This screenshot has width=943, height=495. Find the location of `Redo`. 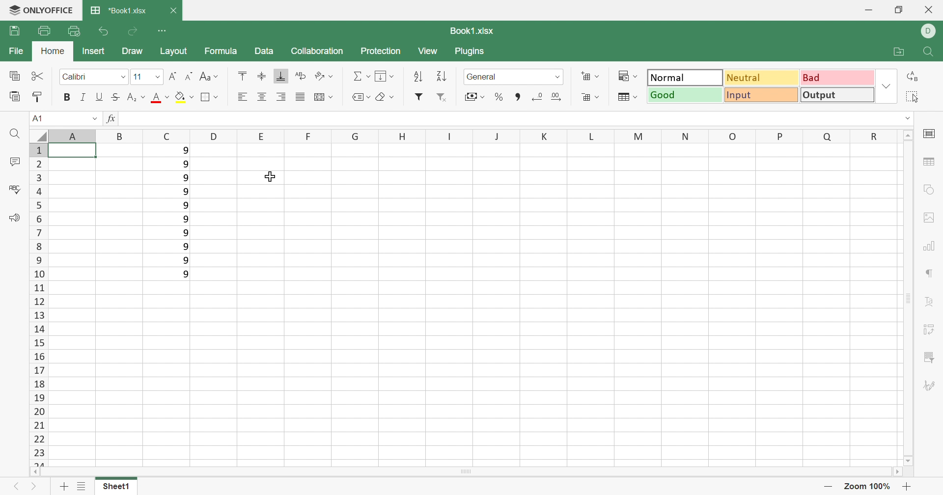

Redo is located at coordinates (132, 31).